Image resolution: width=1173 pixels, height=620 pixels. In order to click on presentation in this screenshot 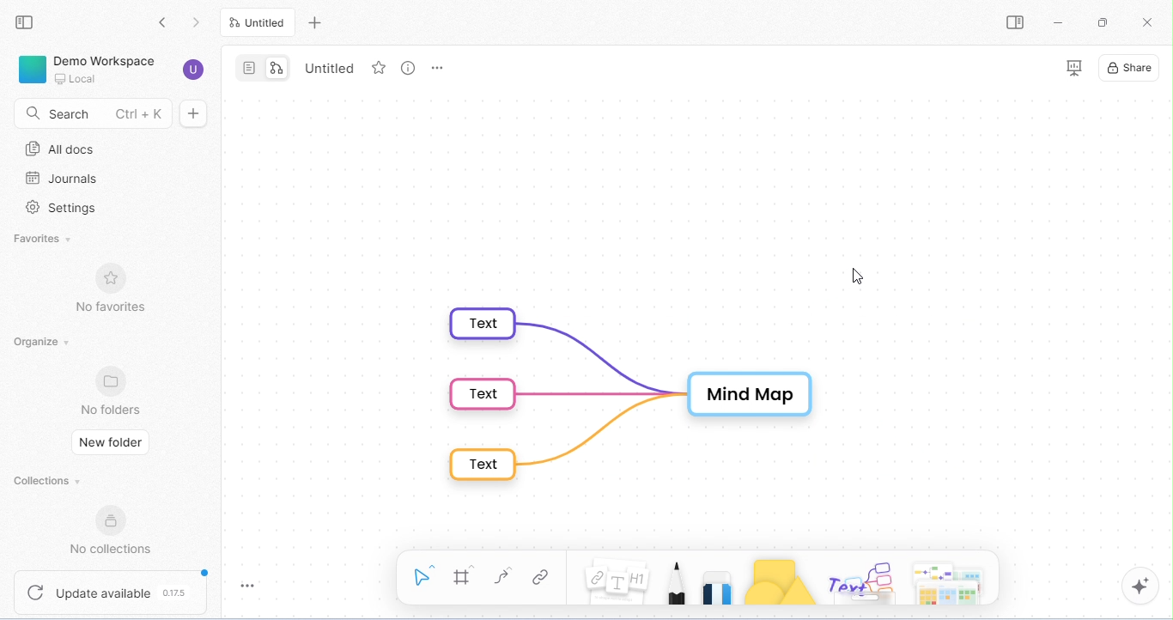, I will do `click(1070, 68)`.